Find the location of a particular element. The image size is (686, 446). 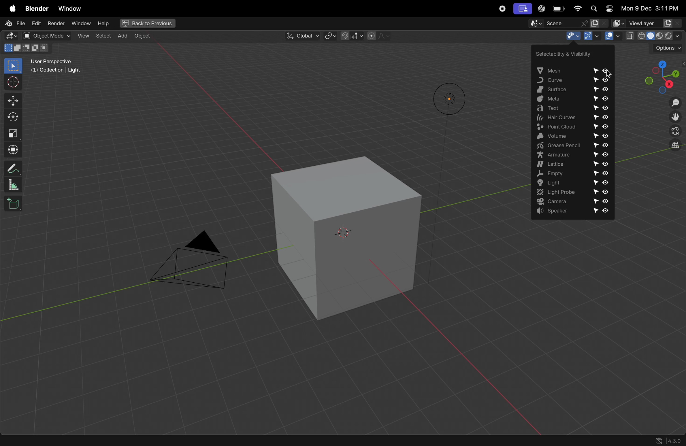

add is located at coordinates (122, 36).